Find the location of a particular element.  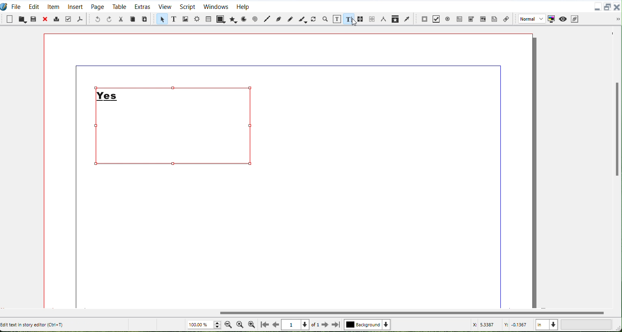

Edit is located at coordinates (34, 6).